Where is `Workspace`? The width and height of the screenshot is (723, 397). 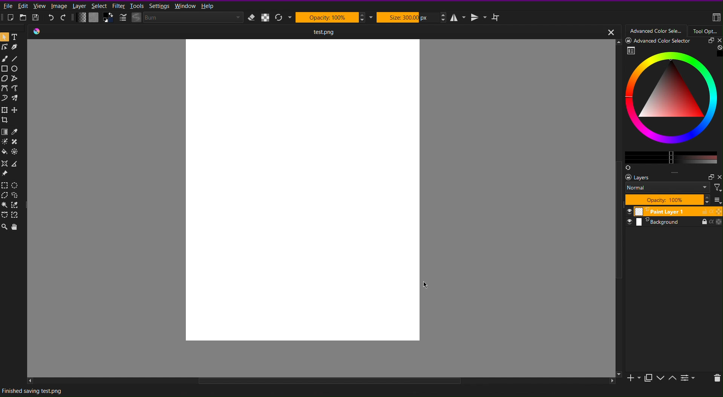
Workspace is located at coordinates (716, 18).